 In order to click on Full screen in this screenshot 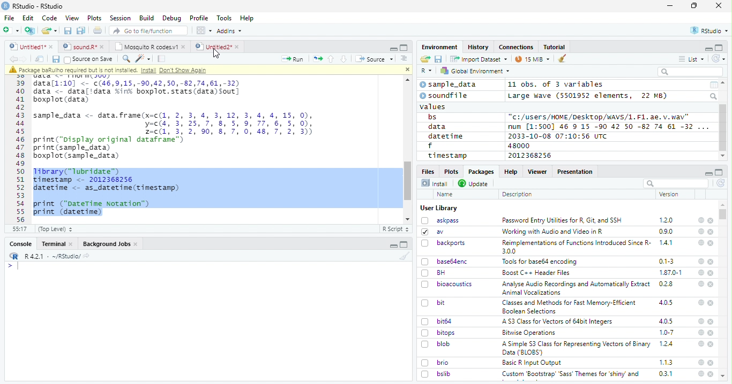, I will do `click(404, 47)`.